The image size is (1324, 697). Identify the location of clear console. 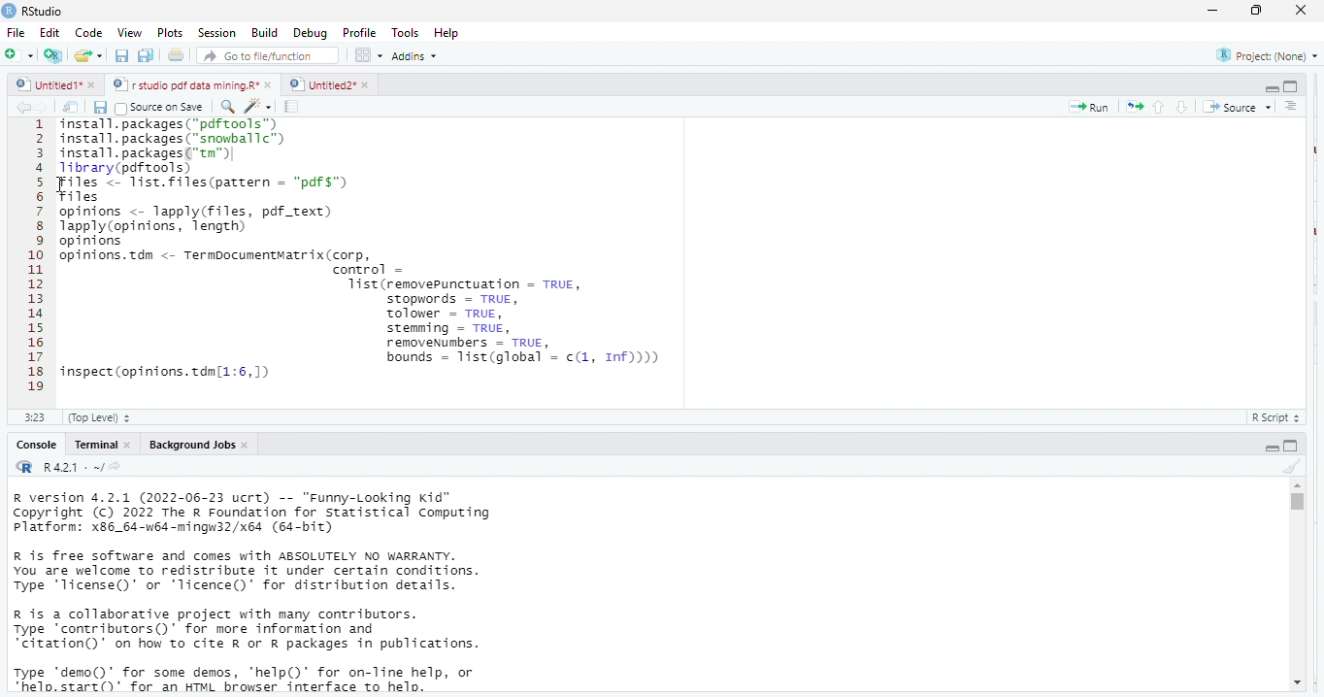
(1291, 464).